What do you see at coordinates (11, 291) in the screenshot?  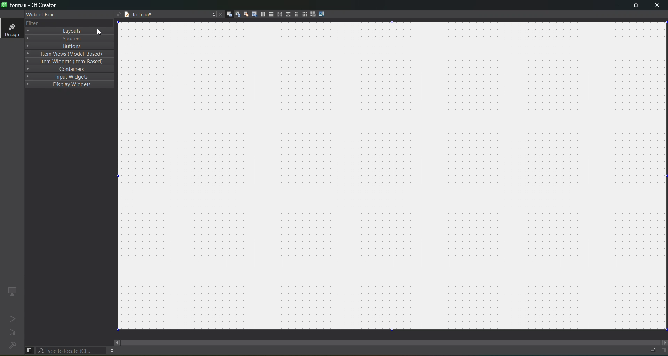 I see `icon` at bounding box center [11, 291].